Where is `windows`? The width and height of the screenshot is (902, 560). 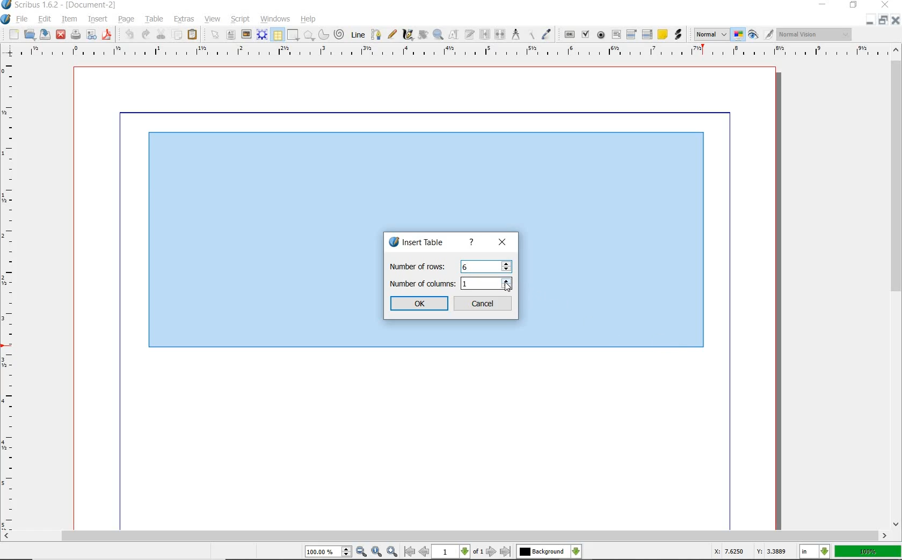
windows is located at coordinates (277, 20).